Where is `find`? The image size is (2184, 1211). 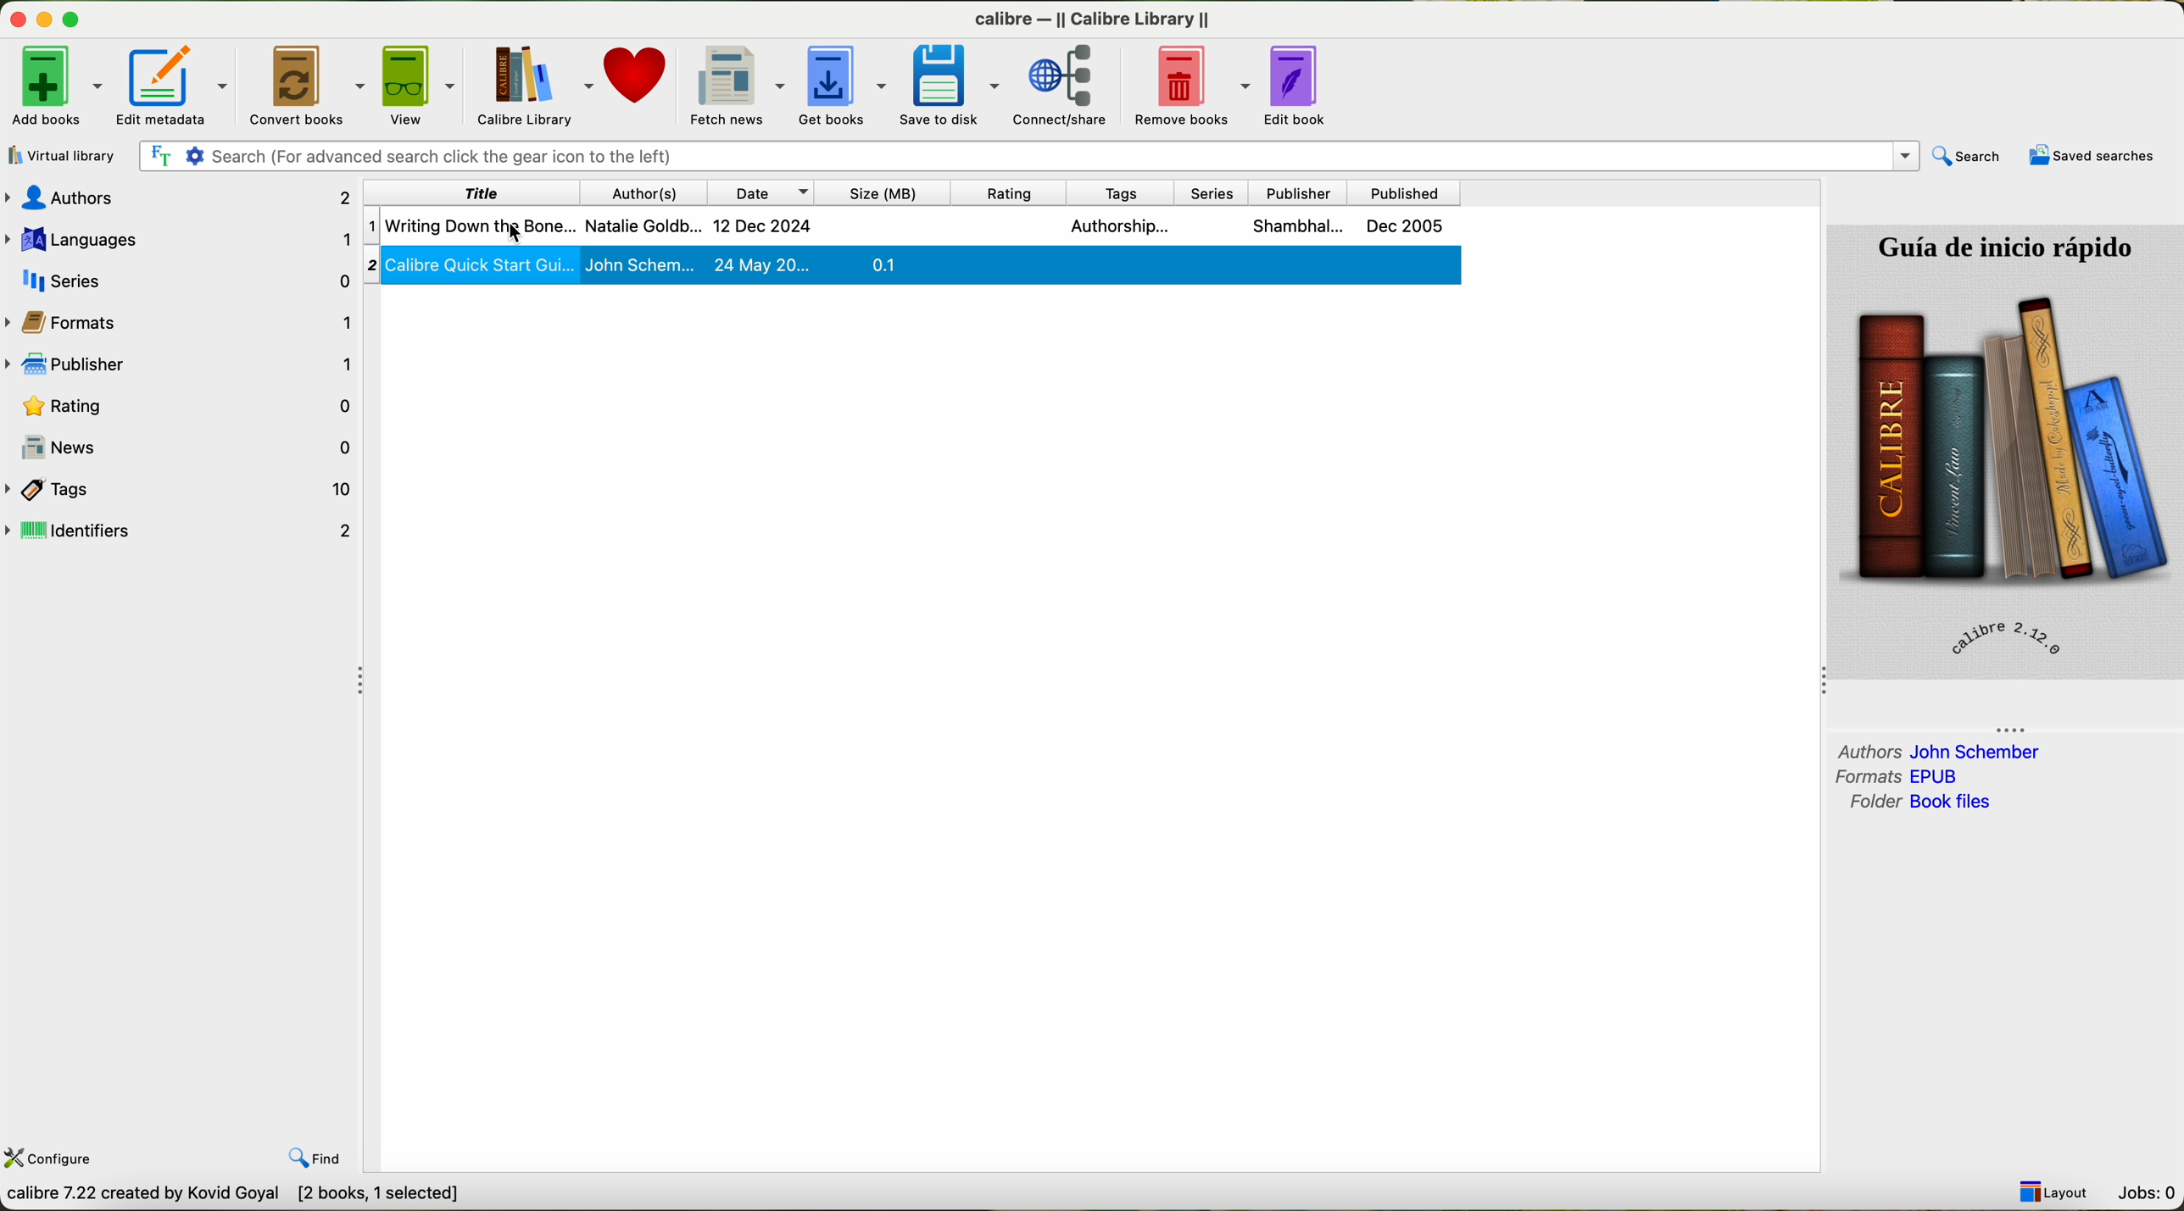 find is located at coordinates (316, 1158).